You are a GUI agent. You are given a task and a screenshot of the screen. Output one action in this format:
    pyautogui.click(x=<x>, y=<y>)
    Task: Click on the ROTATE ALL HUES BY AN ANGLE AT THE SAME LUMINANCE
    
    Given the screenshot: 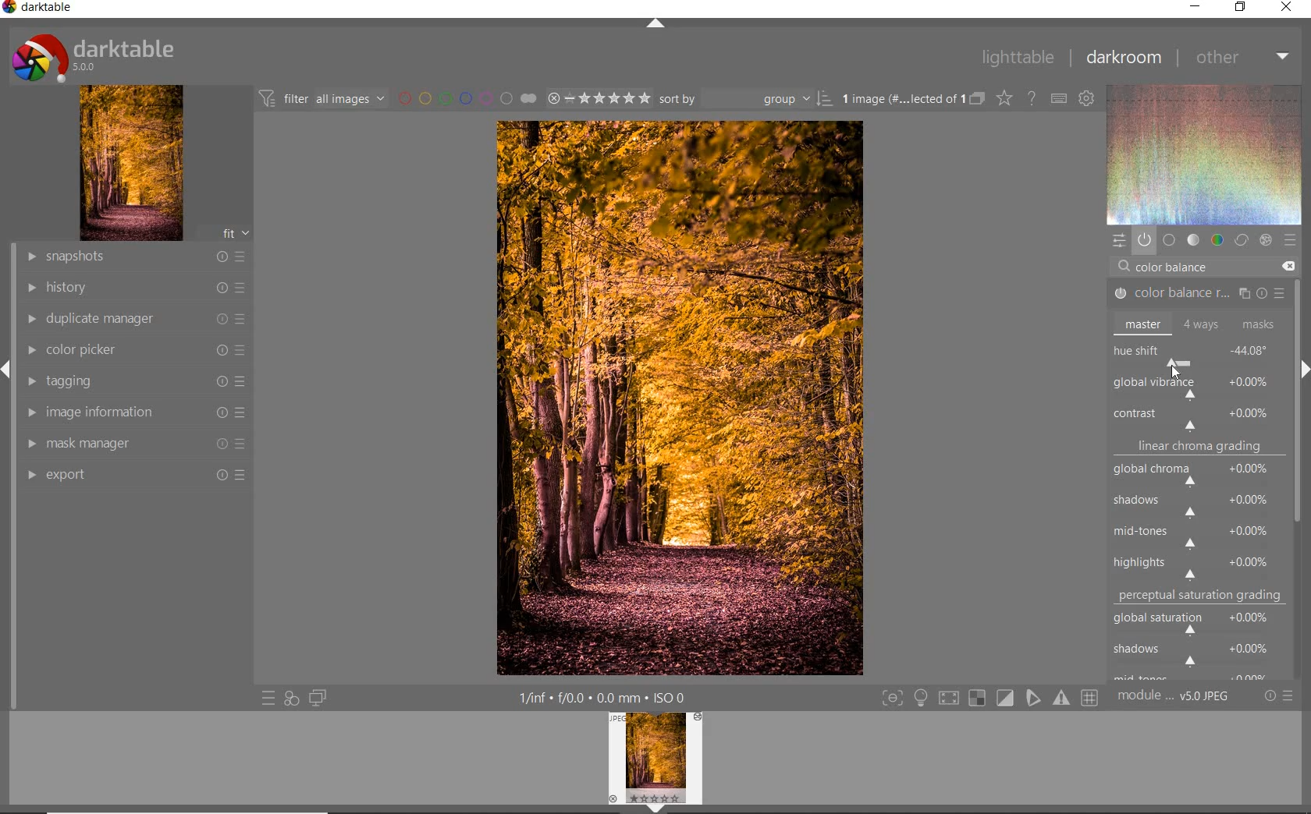 What is the action you would take?
    pyautogui.click(x=1175, y=390)
    